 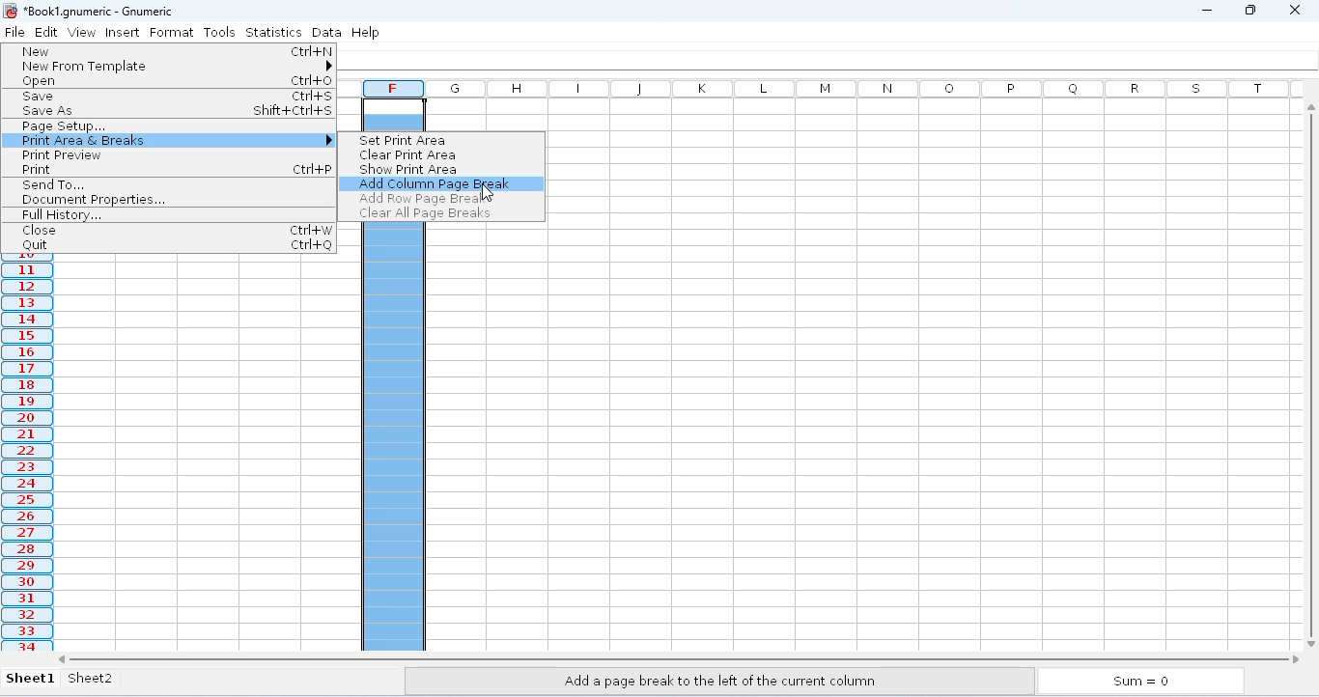 I want to click on sheet1, so click(x=32, y=679).